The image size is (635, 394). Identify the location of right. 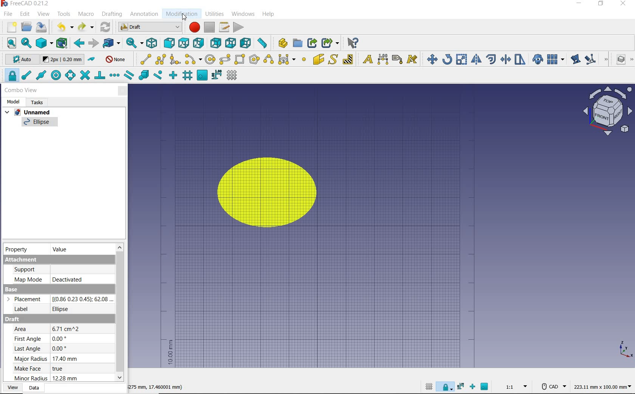
(200, 43).